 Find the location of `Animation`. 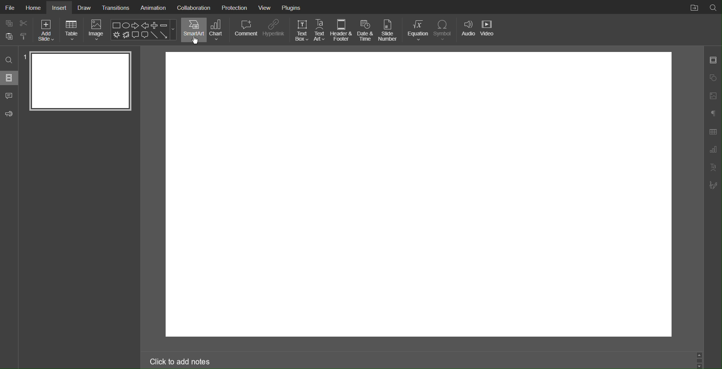

Animation is located at coordinates (153, 7).